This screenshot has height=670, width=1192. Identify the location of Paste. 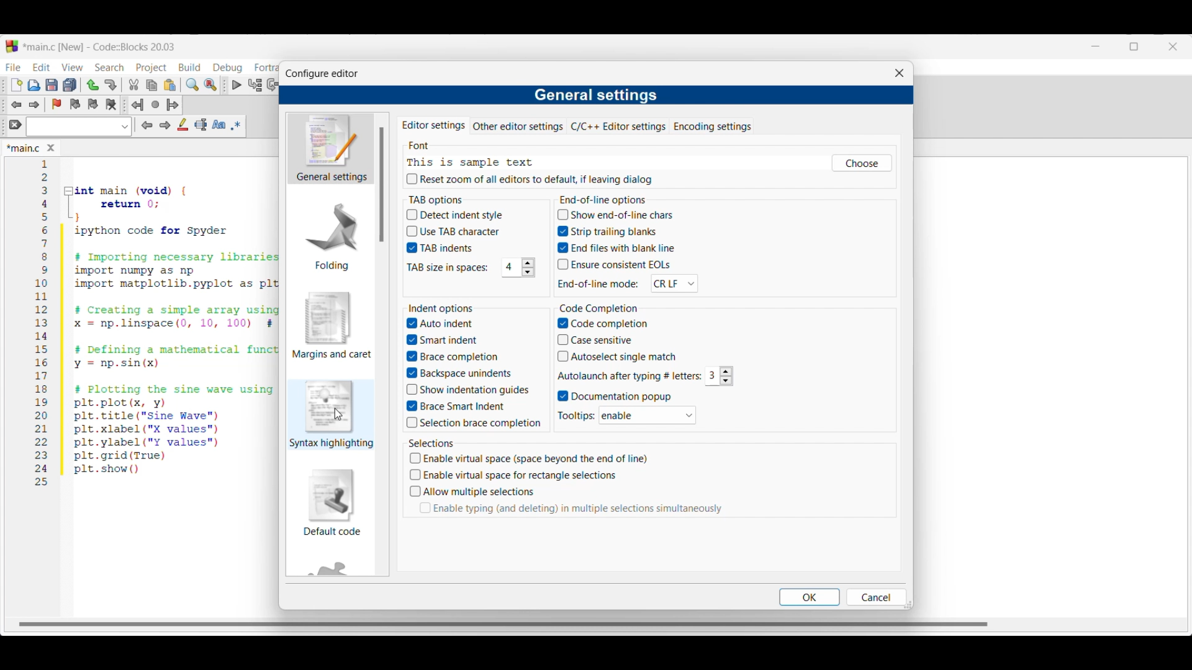
(170, 85).